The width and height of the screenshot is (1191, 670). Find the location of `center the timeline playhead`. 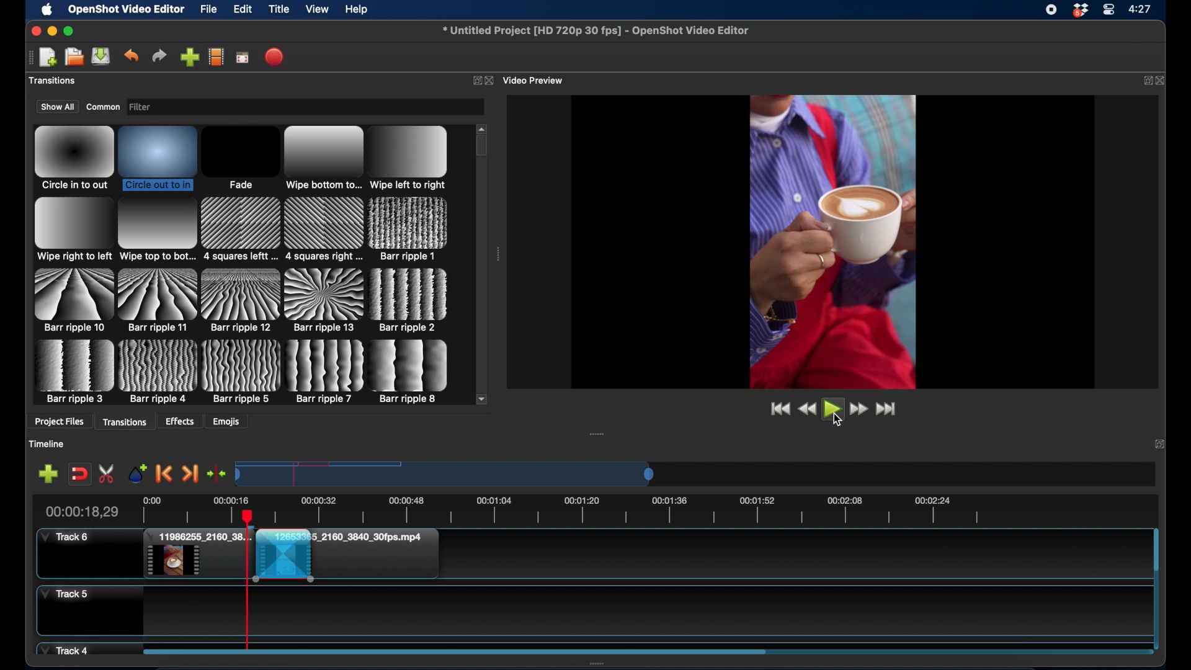

center the timeline playhead is located at coordinates (217, 475).